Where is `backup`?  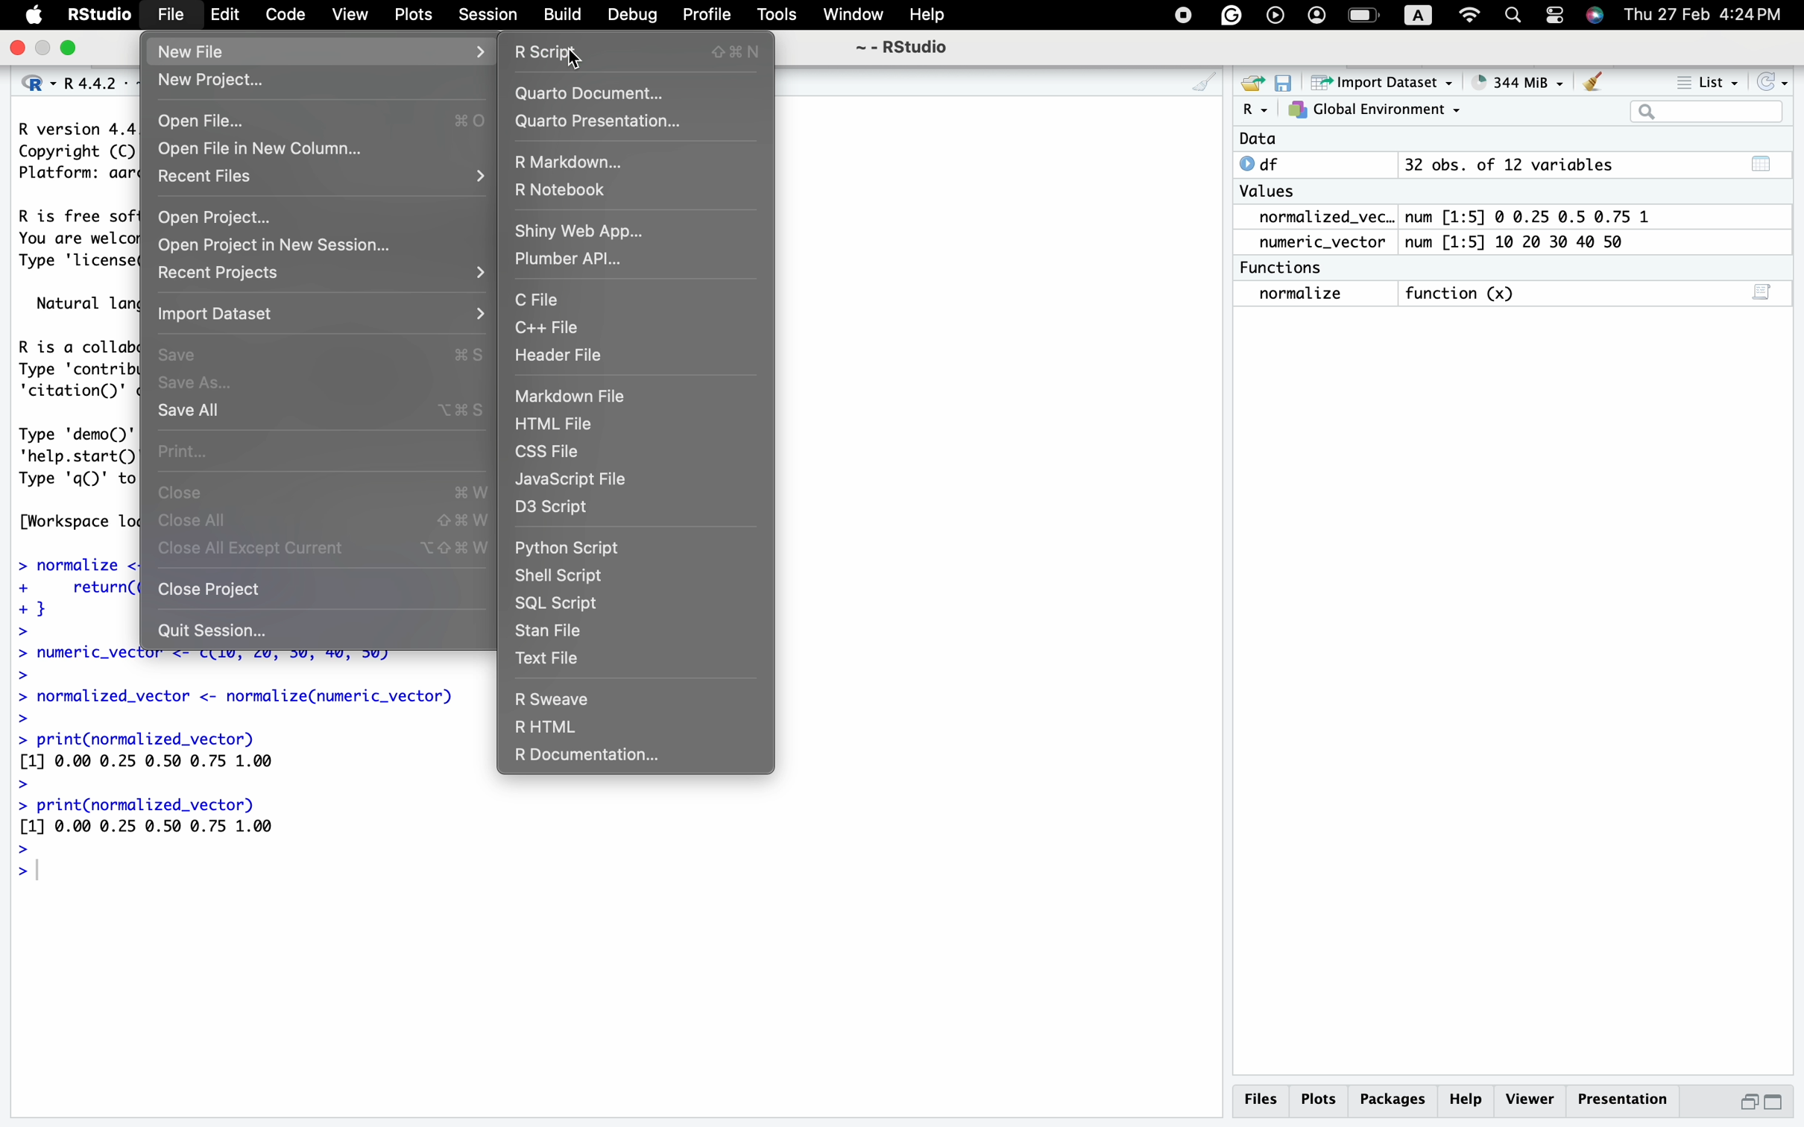 backup is located at coordinates (1272, 16).